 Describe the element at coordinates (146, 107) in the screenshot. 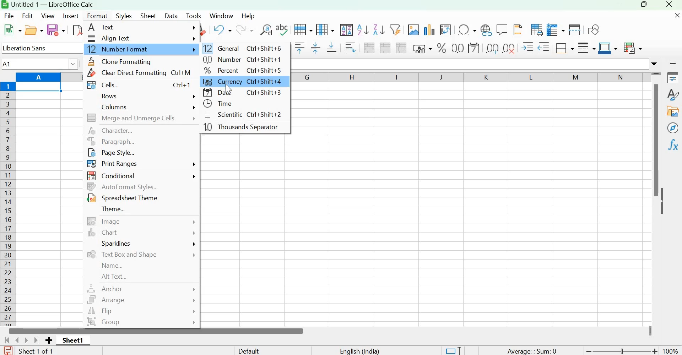

I see `Columns` at that location.